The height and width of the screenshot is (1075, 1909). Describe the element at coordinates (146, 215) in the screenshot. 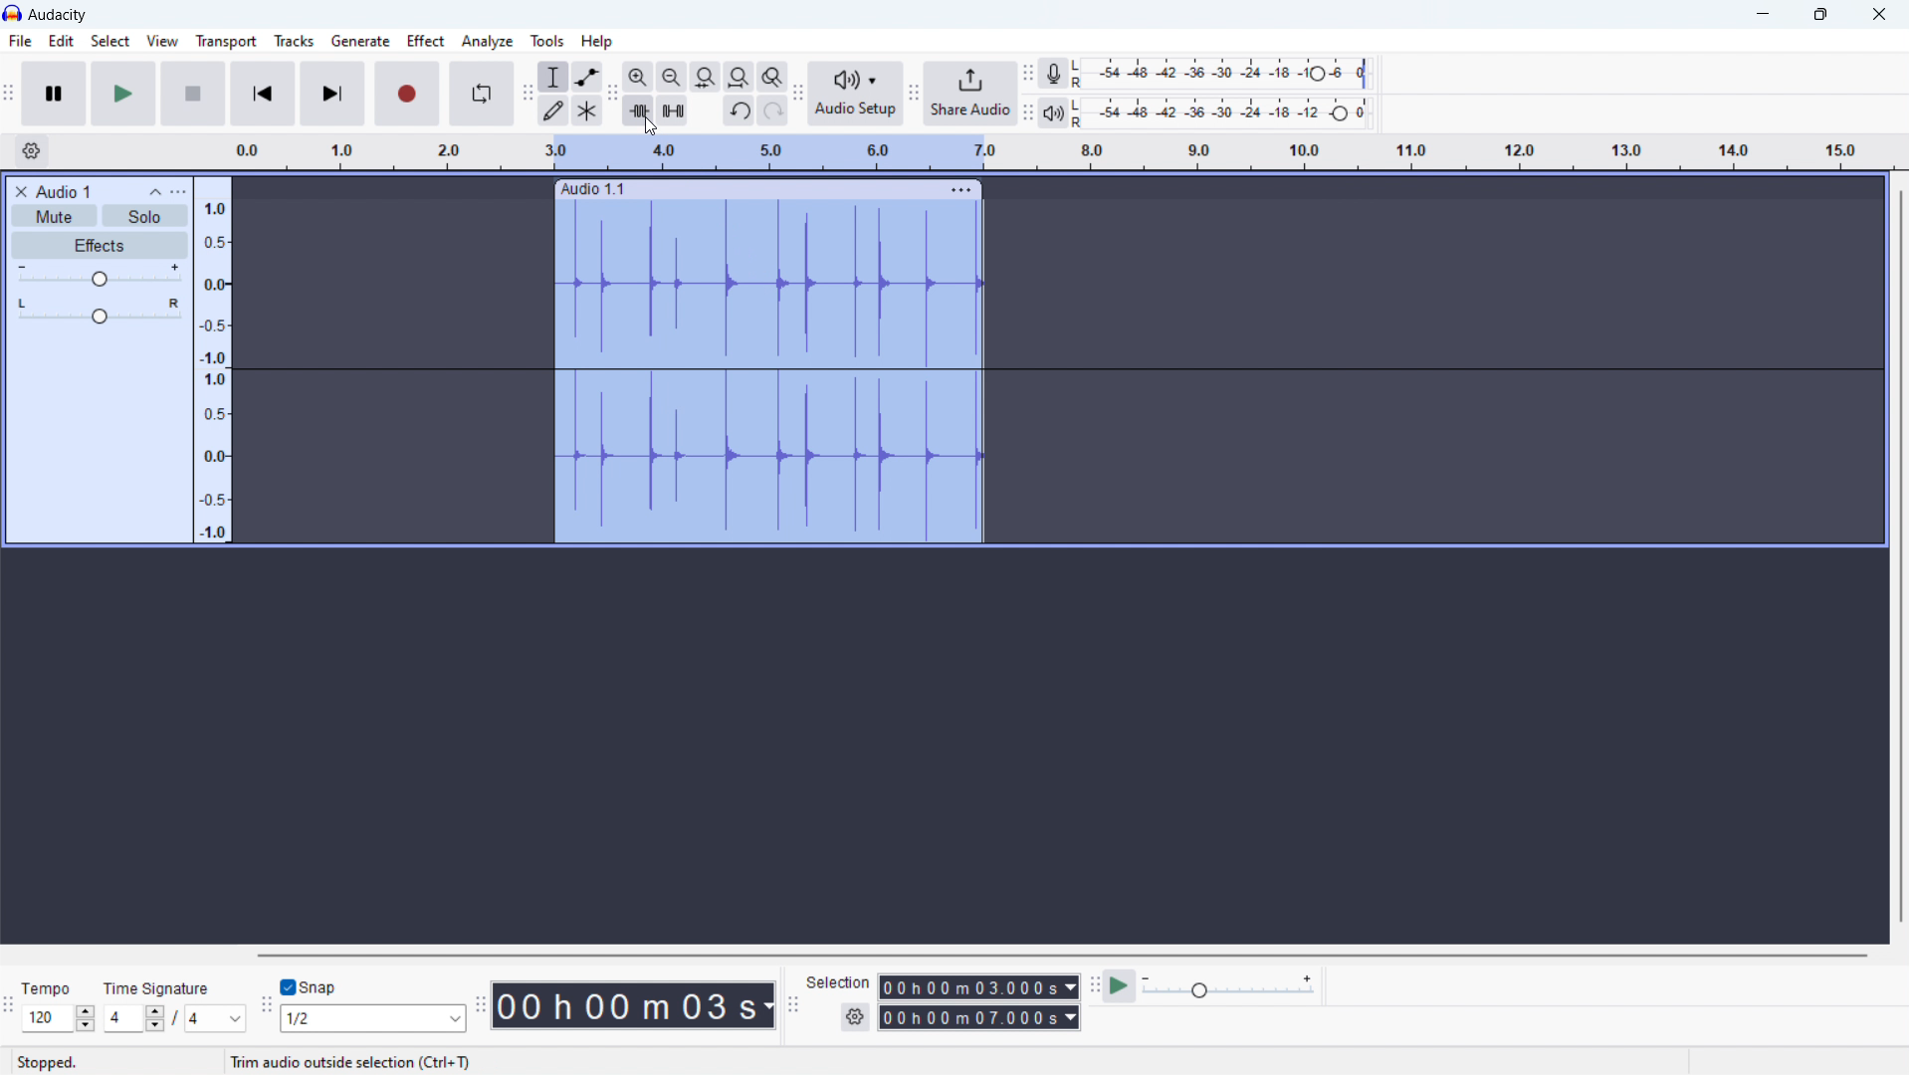

I see `solo` at that location.